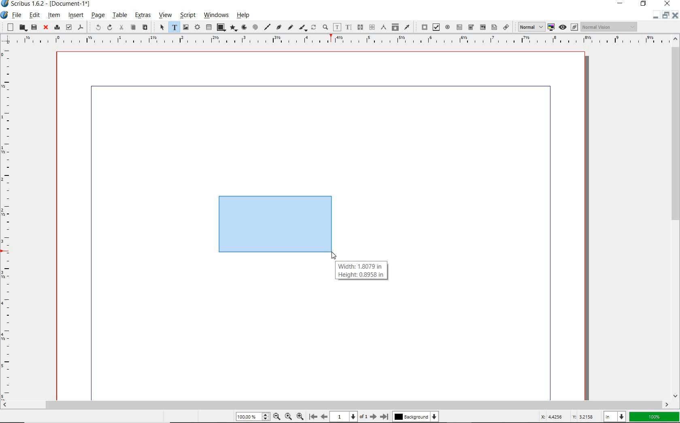 This screenshot has height=423, width=680. I want to click on zoom factor, so click(655, 417).